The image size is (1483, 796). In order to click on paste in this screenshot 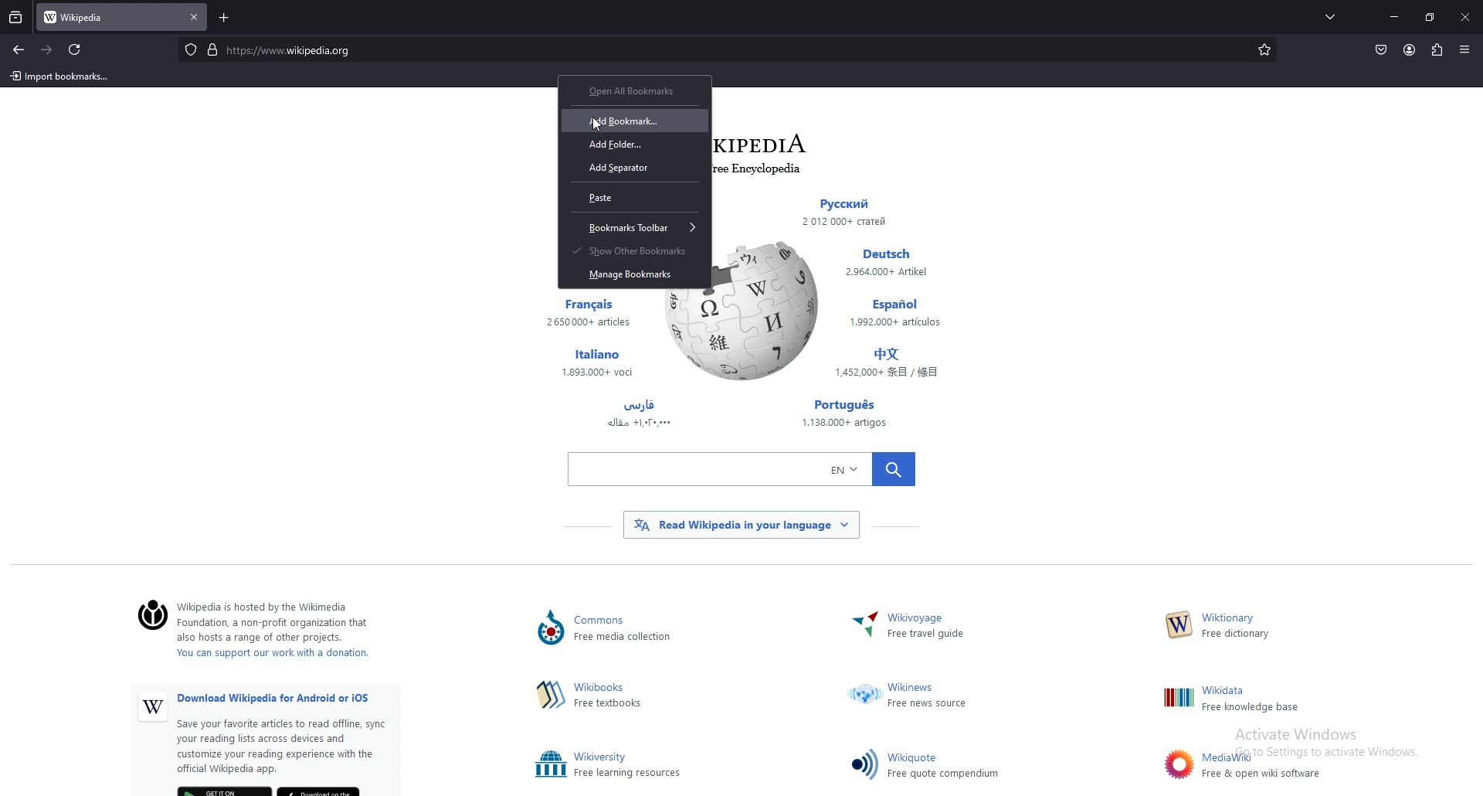, I will do `click(636, 197)`.